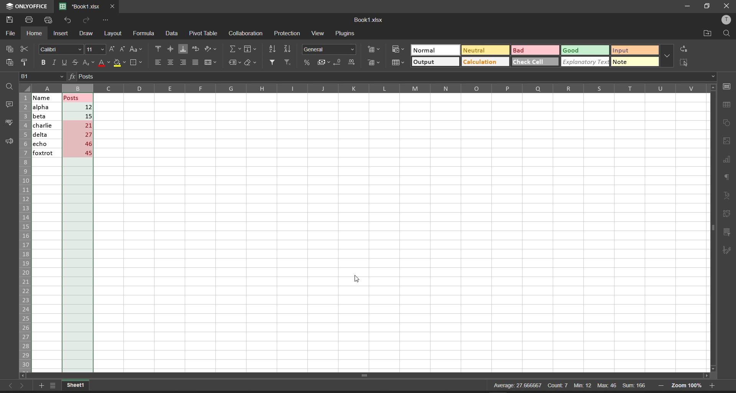 This screenshot has width=736, height=393. I want to click on sort descending, so click(288, 49).